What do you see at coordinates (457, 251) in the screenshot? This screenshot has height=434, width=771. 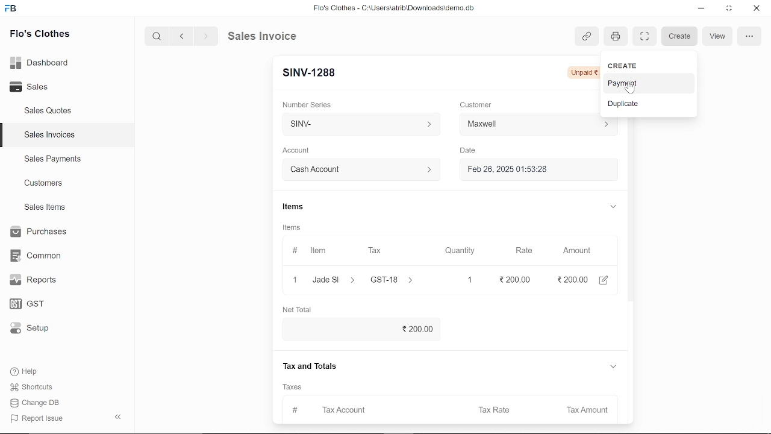 I see `Quantity` at bounding box center [457, 251].